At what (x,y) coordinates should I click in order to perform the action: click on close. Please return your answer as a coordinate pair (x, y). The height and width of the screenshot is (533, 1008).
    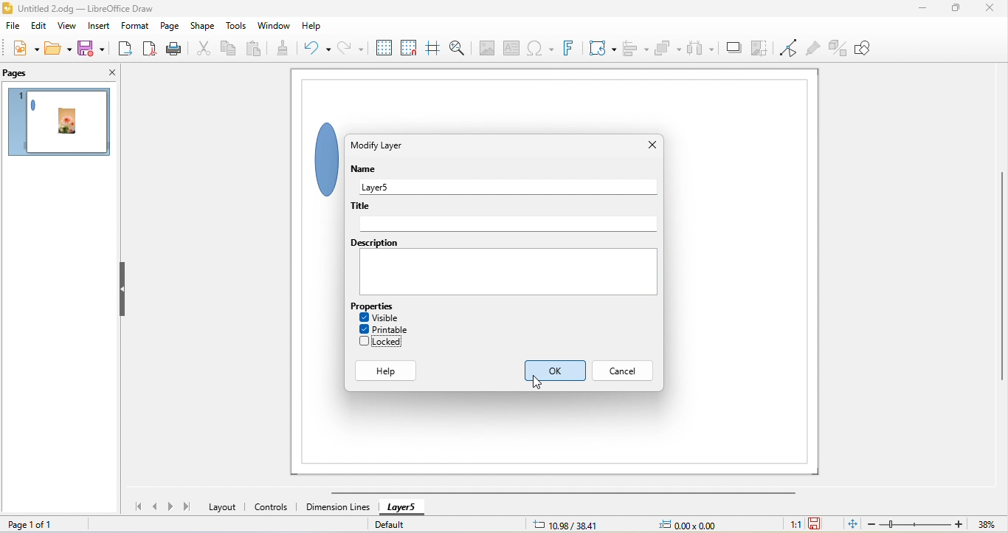
    Looking at the image, I should click on (110, 73).